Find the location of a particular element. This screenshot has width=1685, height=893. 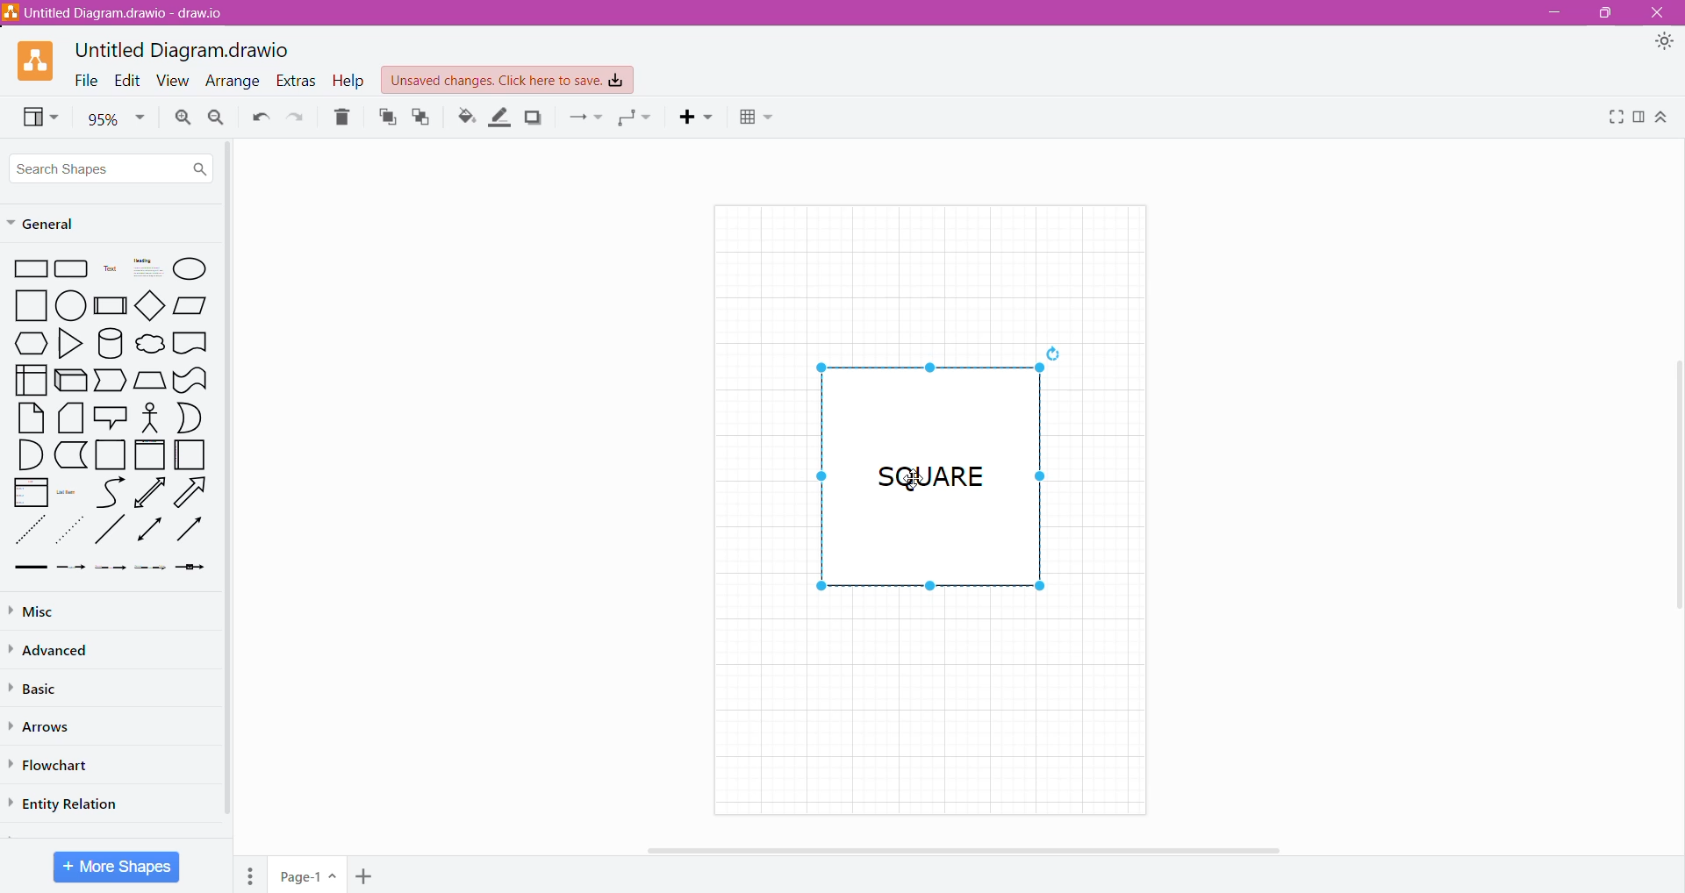

Subprocess is located at coordinates (111, 305).